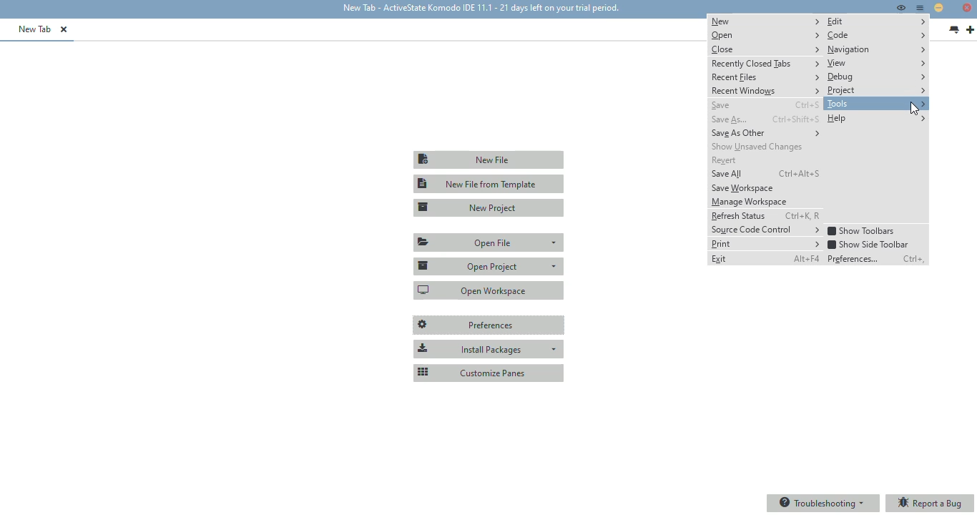 The image size is (977, 515). I want to click on project, so click(876, 90).